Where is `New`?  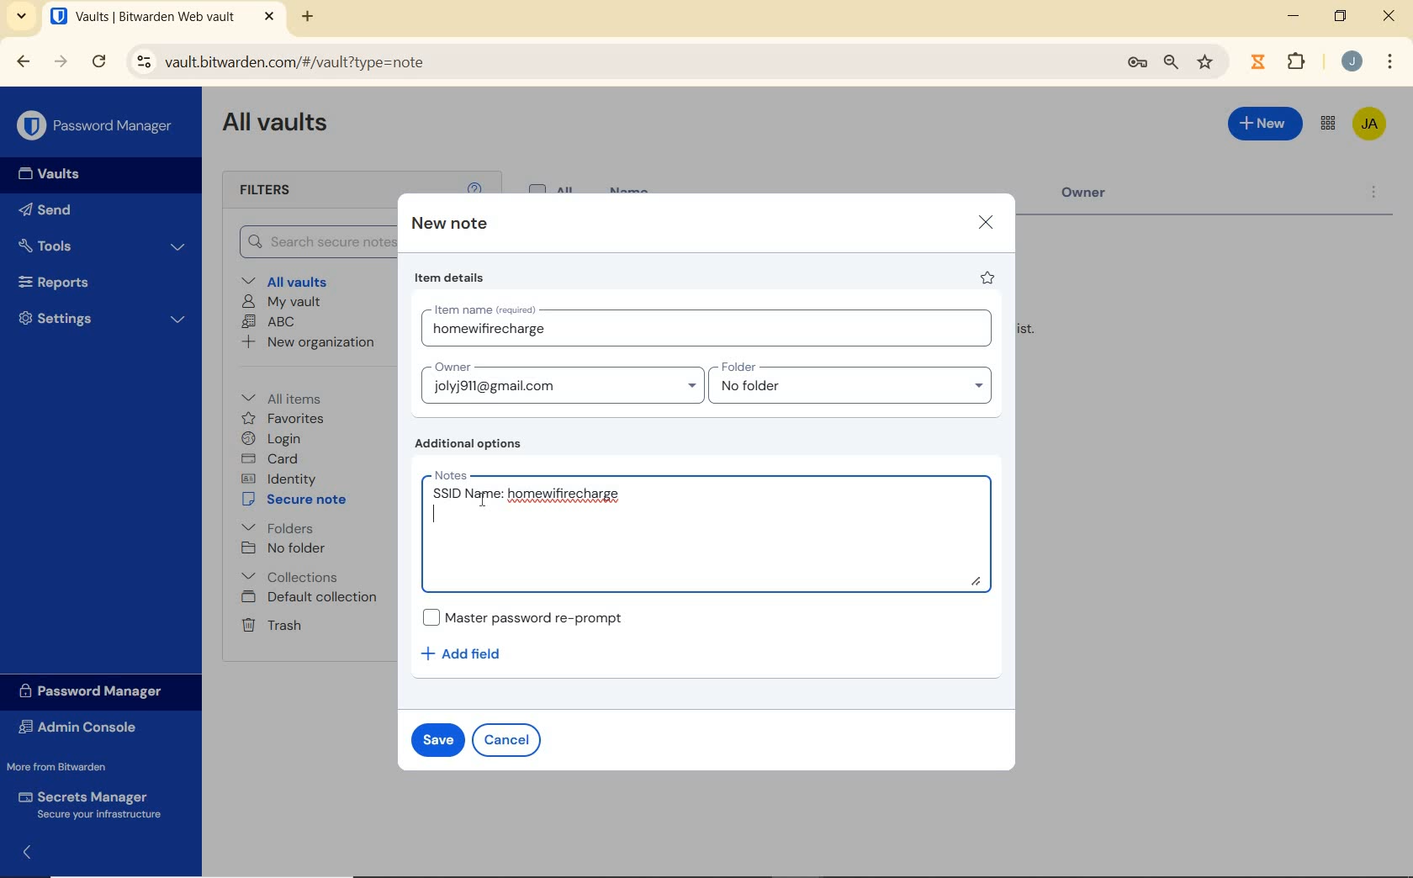 New is located at coordinates (1266, 127).